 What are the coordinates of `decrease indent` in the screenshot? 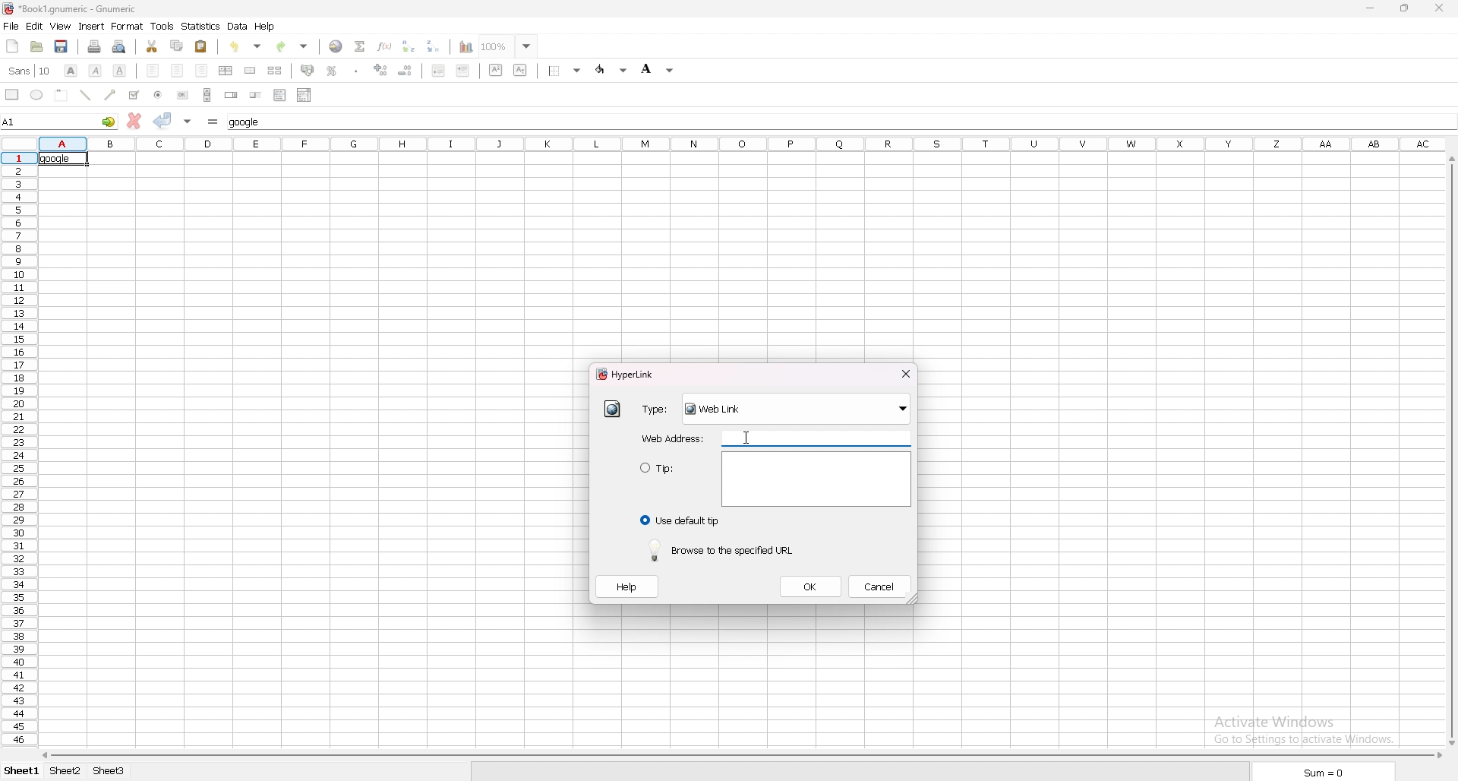 It's located at (437, 70).